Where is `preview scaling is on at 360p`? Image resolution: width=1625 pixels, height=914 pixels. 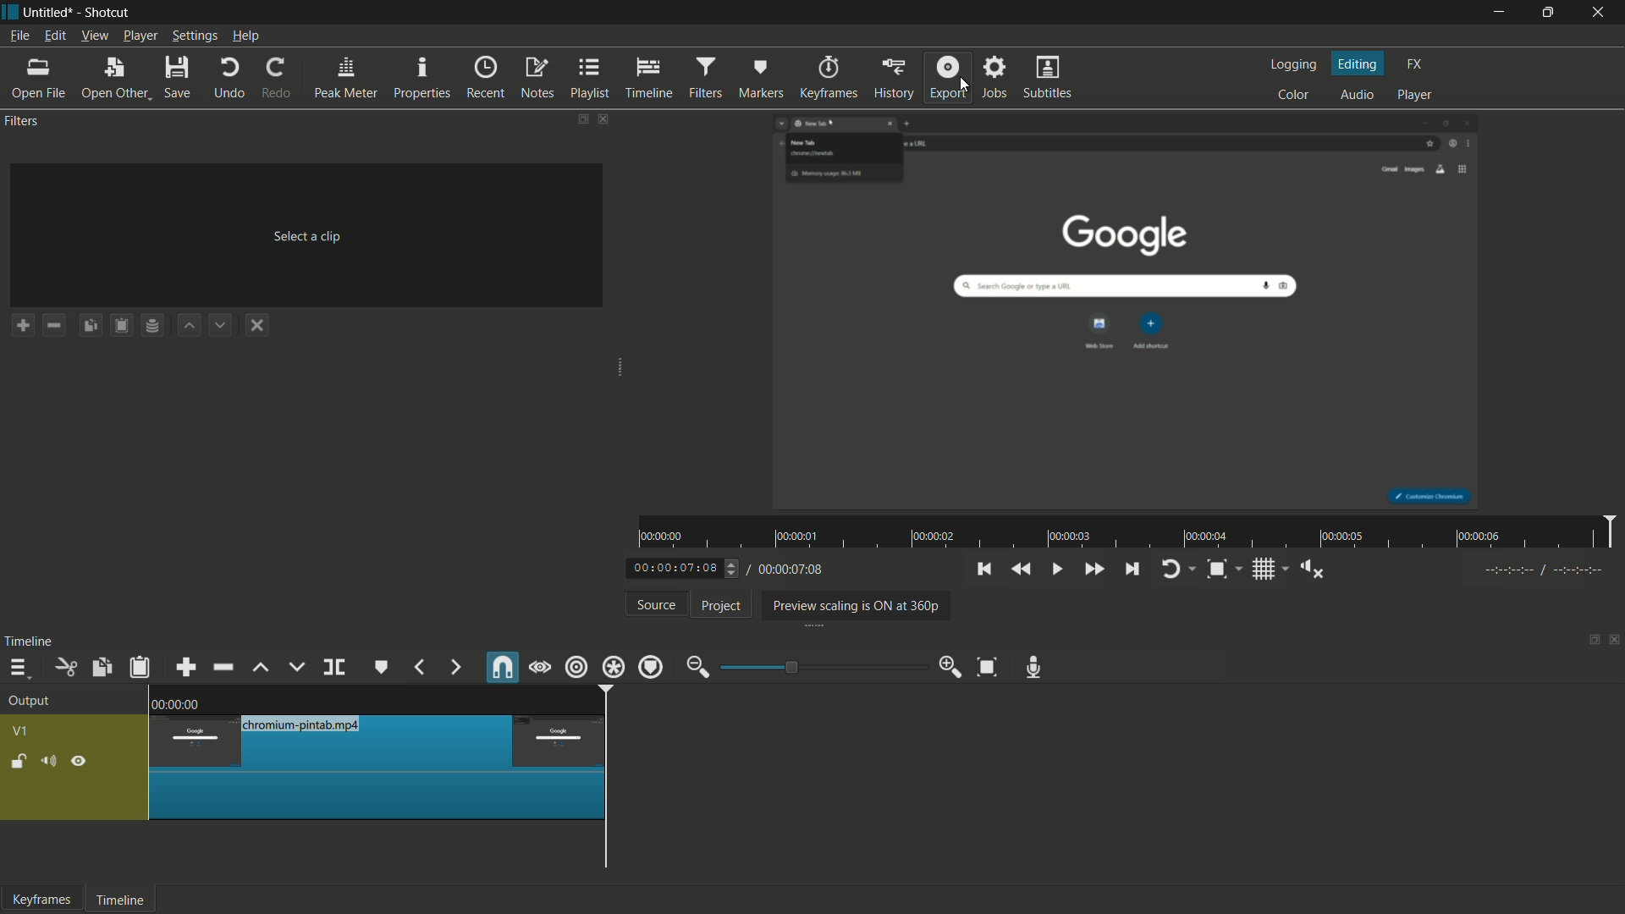 preview scaling is on at 360p is located at coordinates (852, 607).